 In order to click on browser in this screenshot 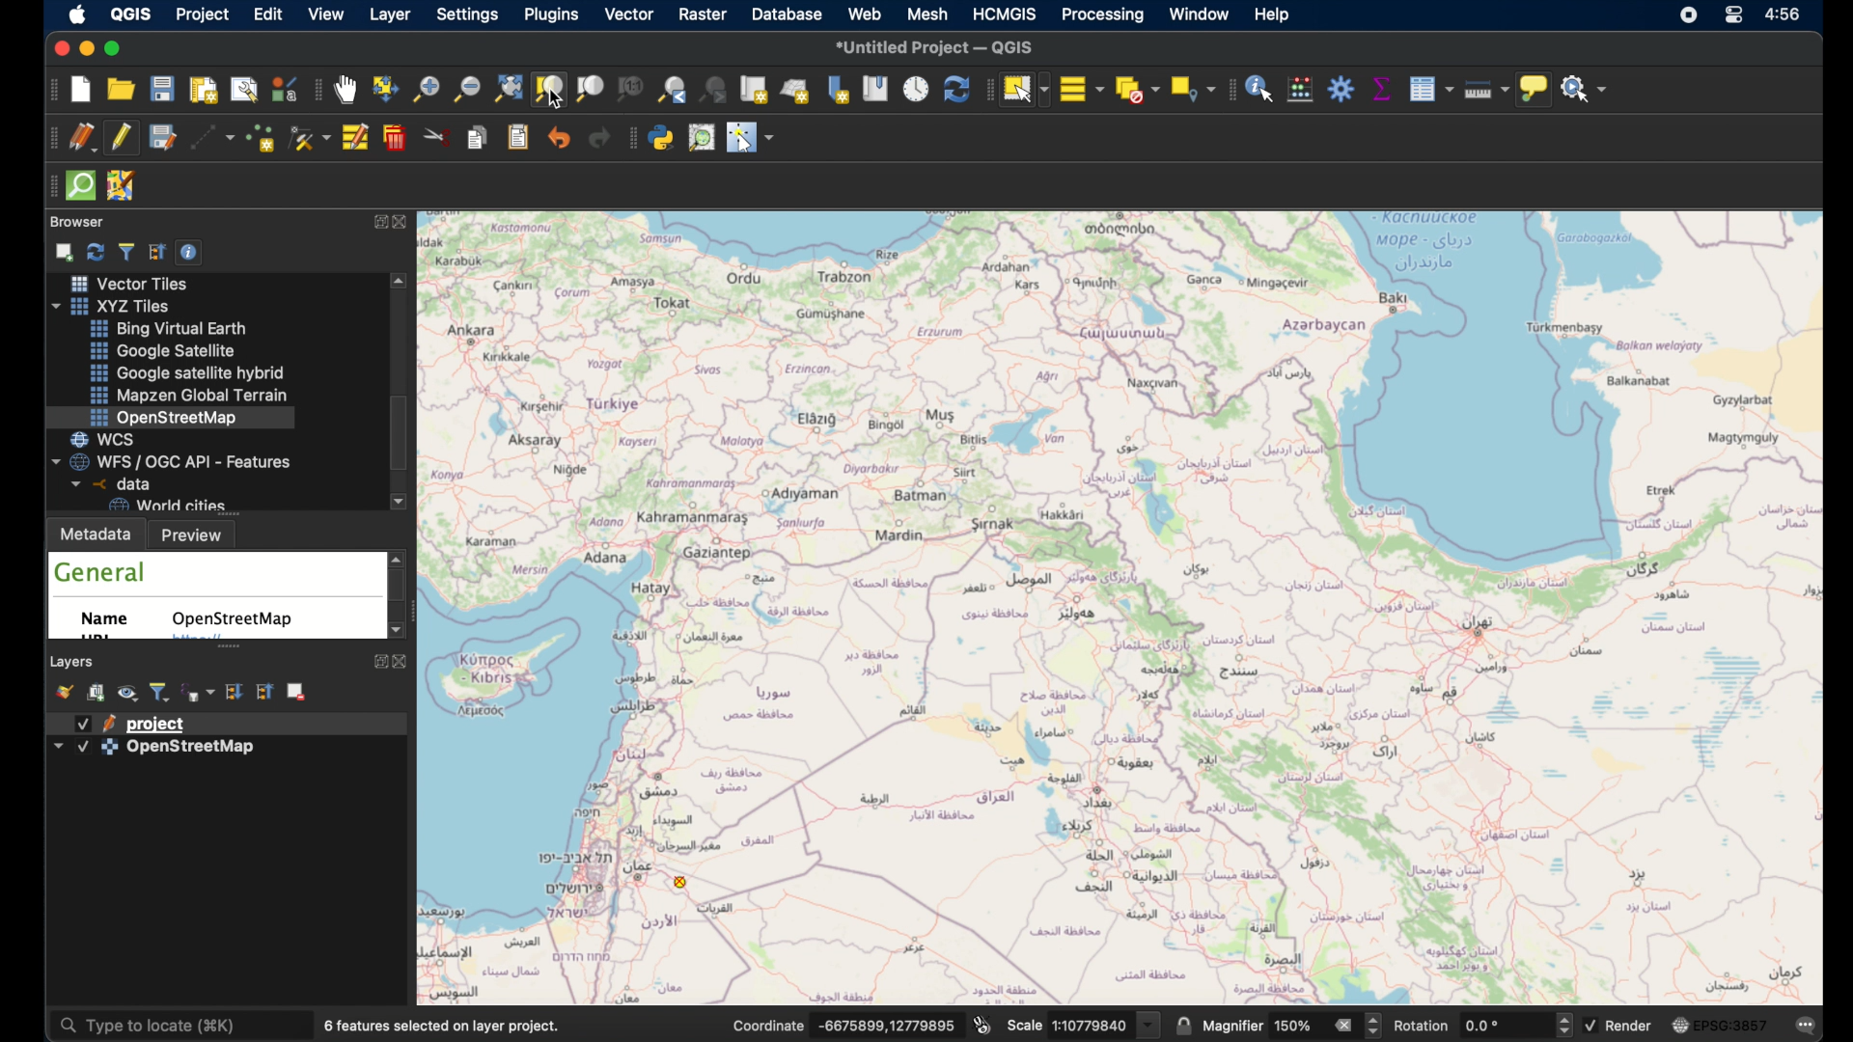, I will do `click(77, 222)`.